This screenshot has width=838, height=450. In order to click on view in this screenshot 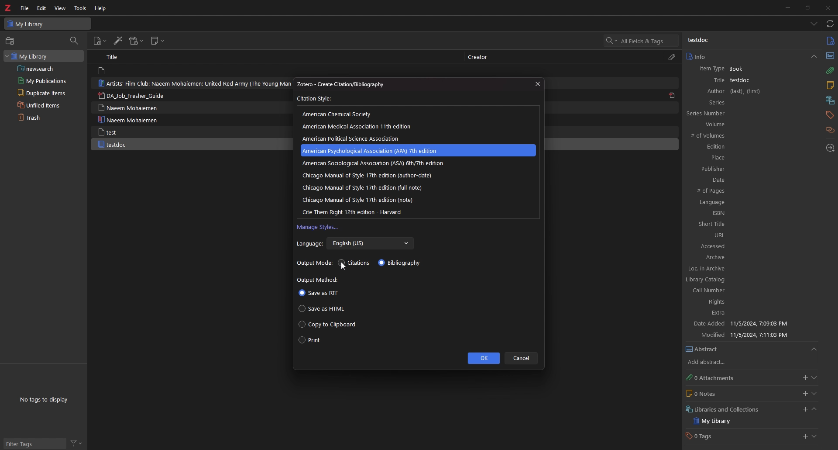, I will do `click(60, 8)`.